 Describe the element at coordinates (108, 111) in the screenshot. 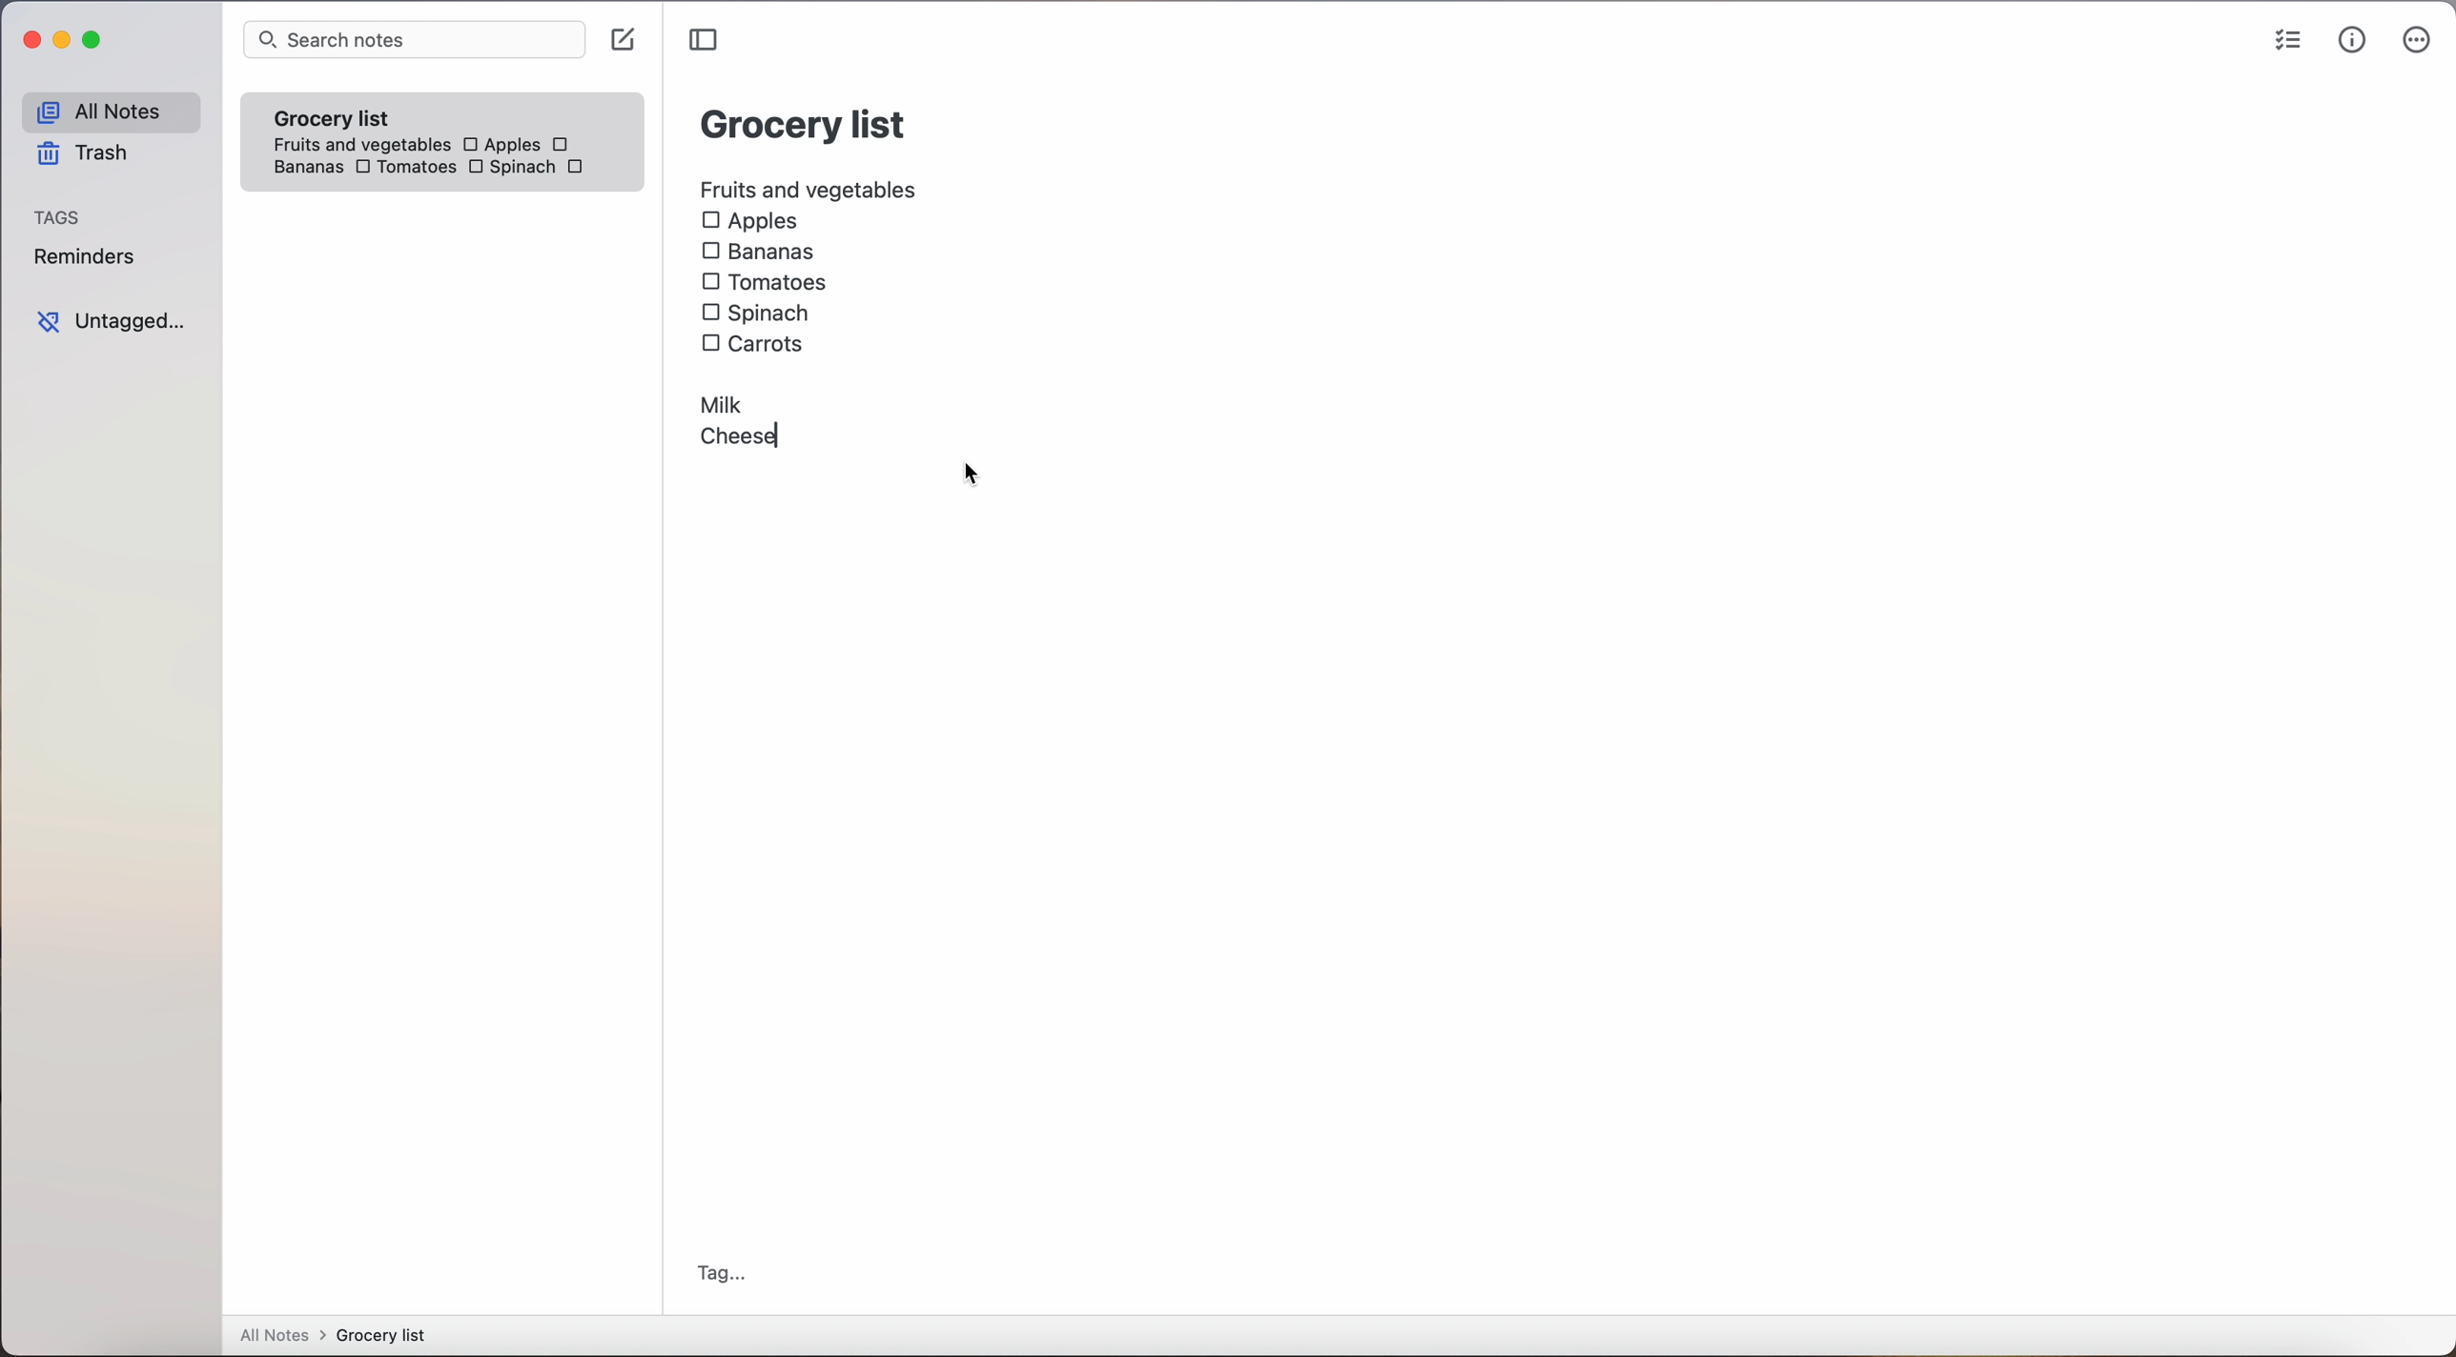

I see `all notes` at that location.